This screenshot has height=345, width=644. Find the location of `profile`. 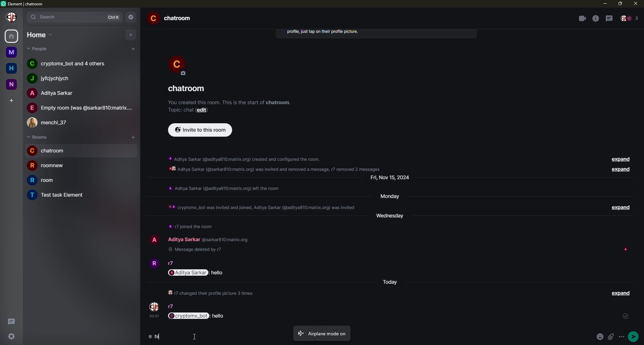

profile is located at coordinates (153, 239).